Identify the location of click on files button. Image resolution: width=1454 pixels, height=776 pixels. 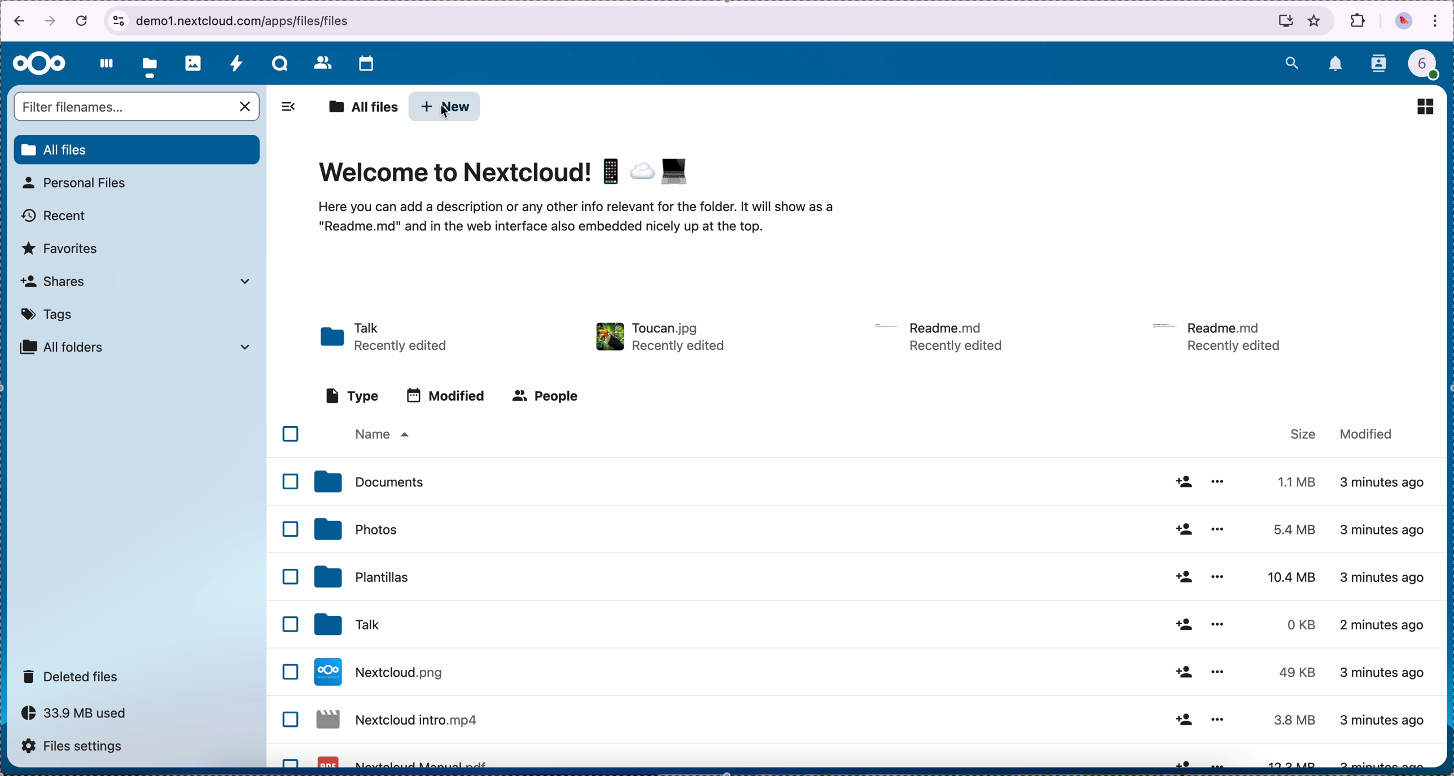
(152, 64).